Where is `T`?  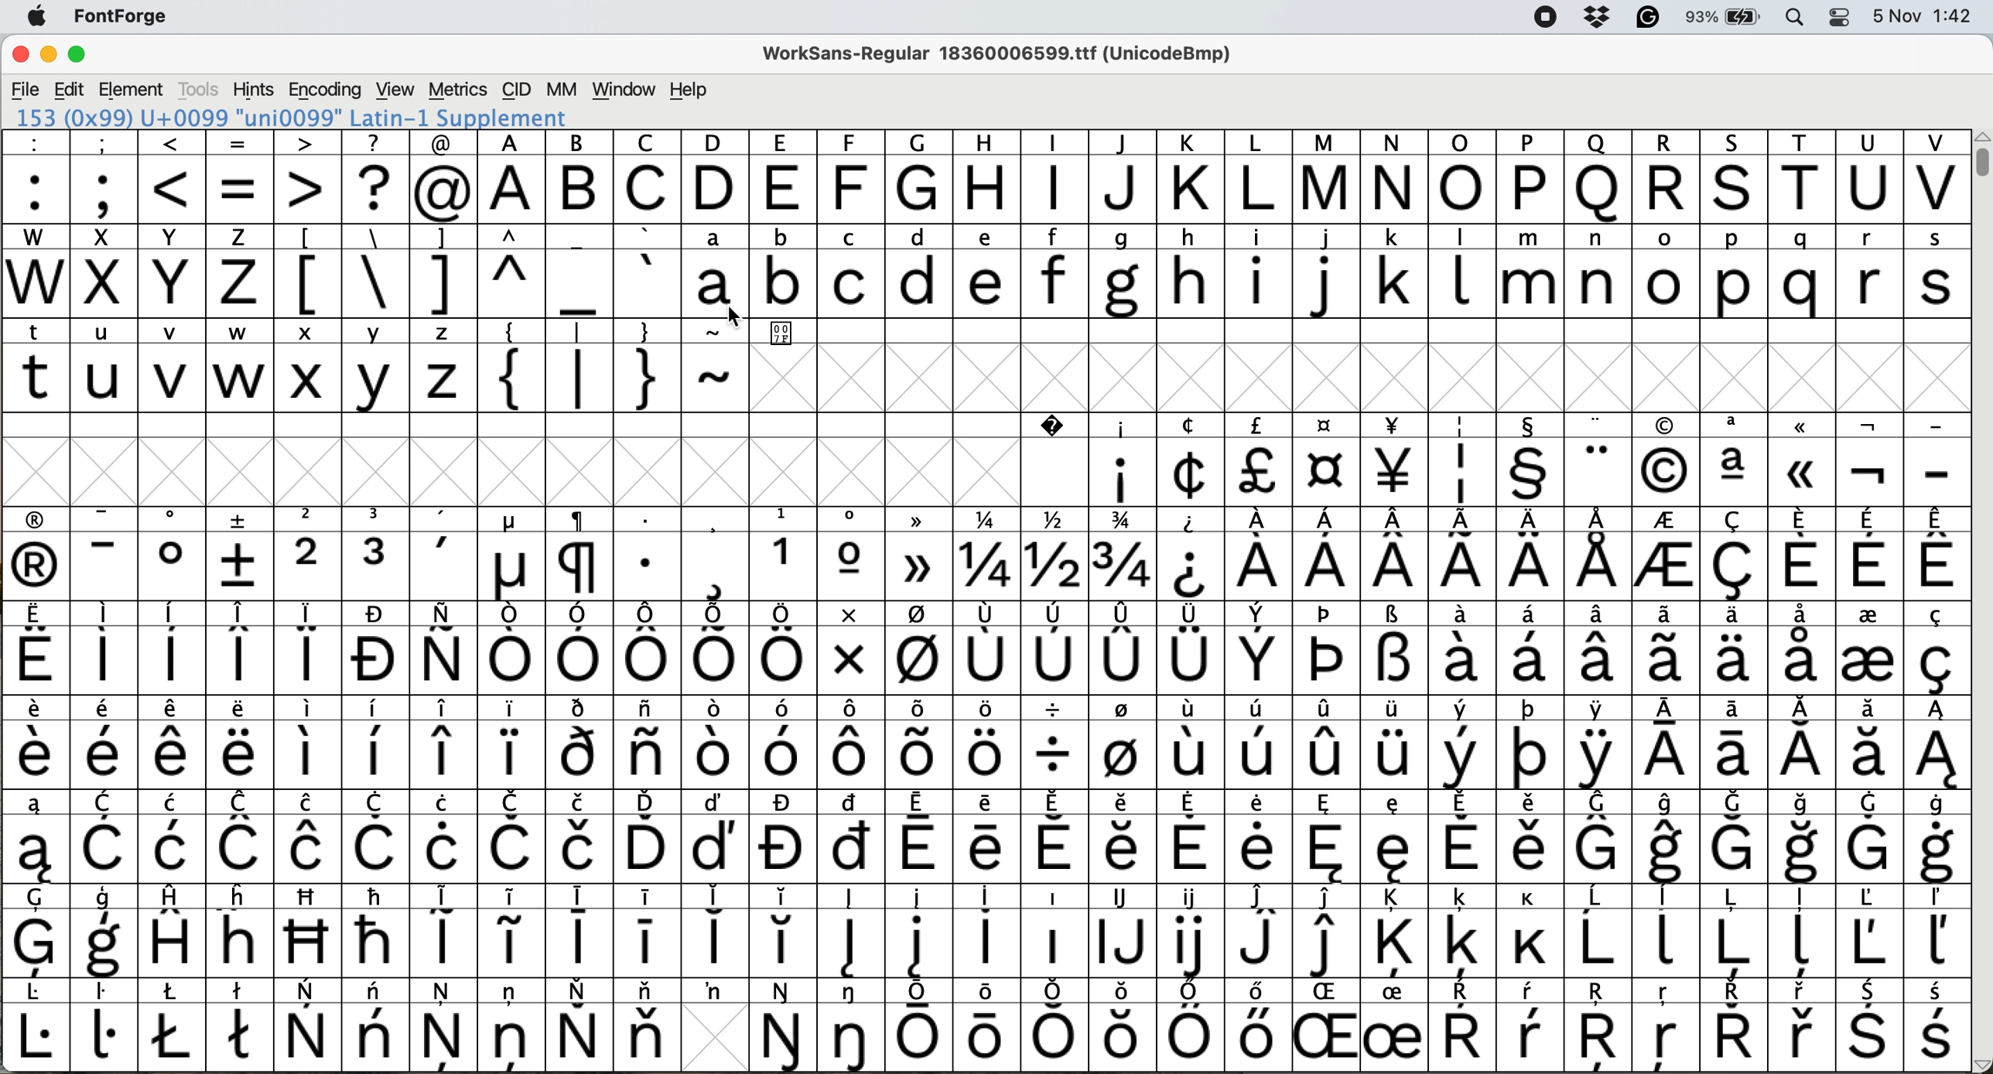
T is located at coordinates (1806, 178).